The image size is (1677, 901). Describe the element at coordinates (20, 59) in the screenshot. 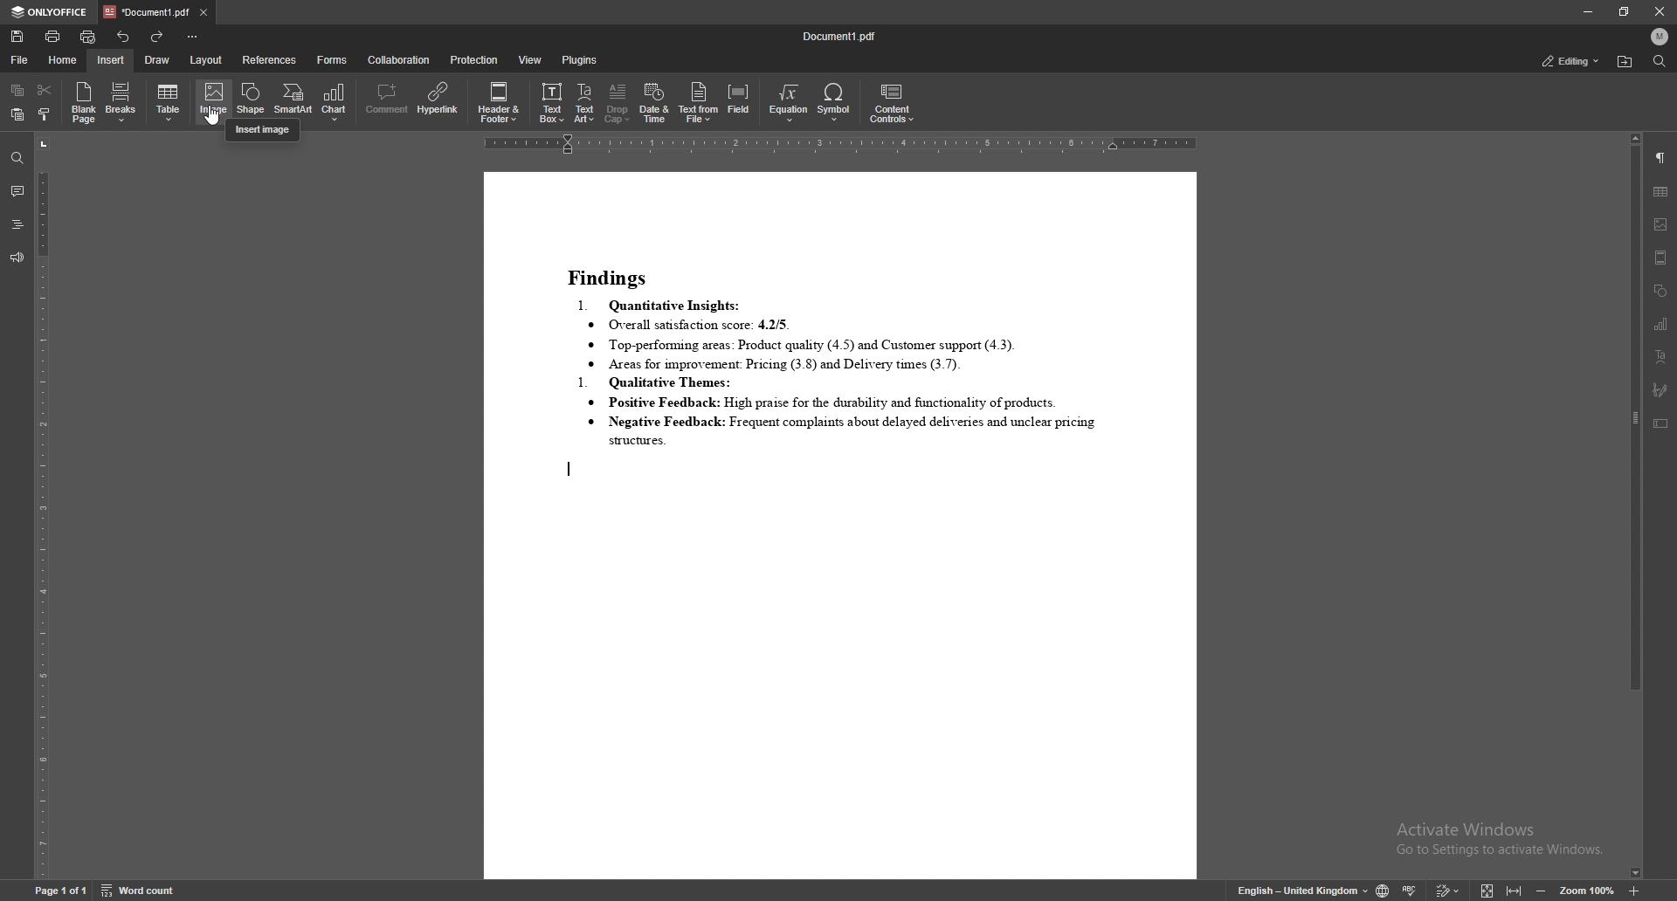

I see `file` at that location.